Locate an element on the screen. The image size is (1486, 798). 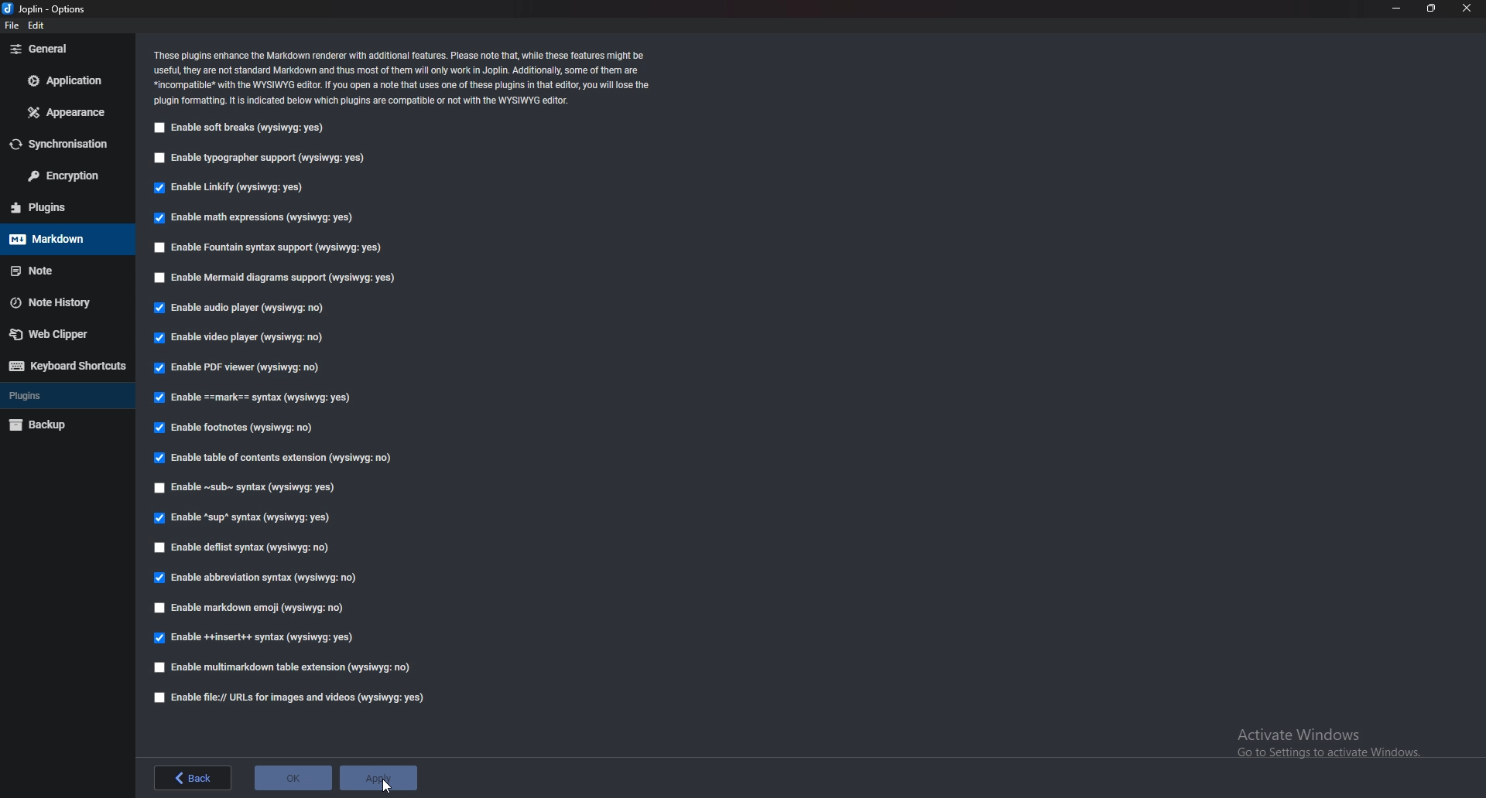
enable markdown emoji is located at coordinates (254, 609).